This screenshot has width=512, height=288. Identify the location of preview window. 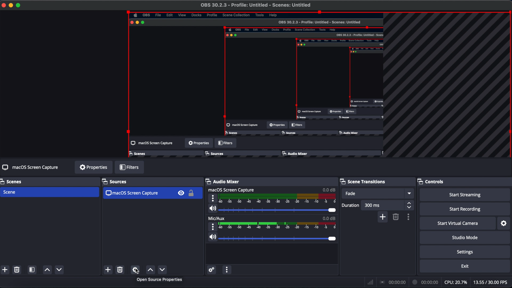
(258, 86).